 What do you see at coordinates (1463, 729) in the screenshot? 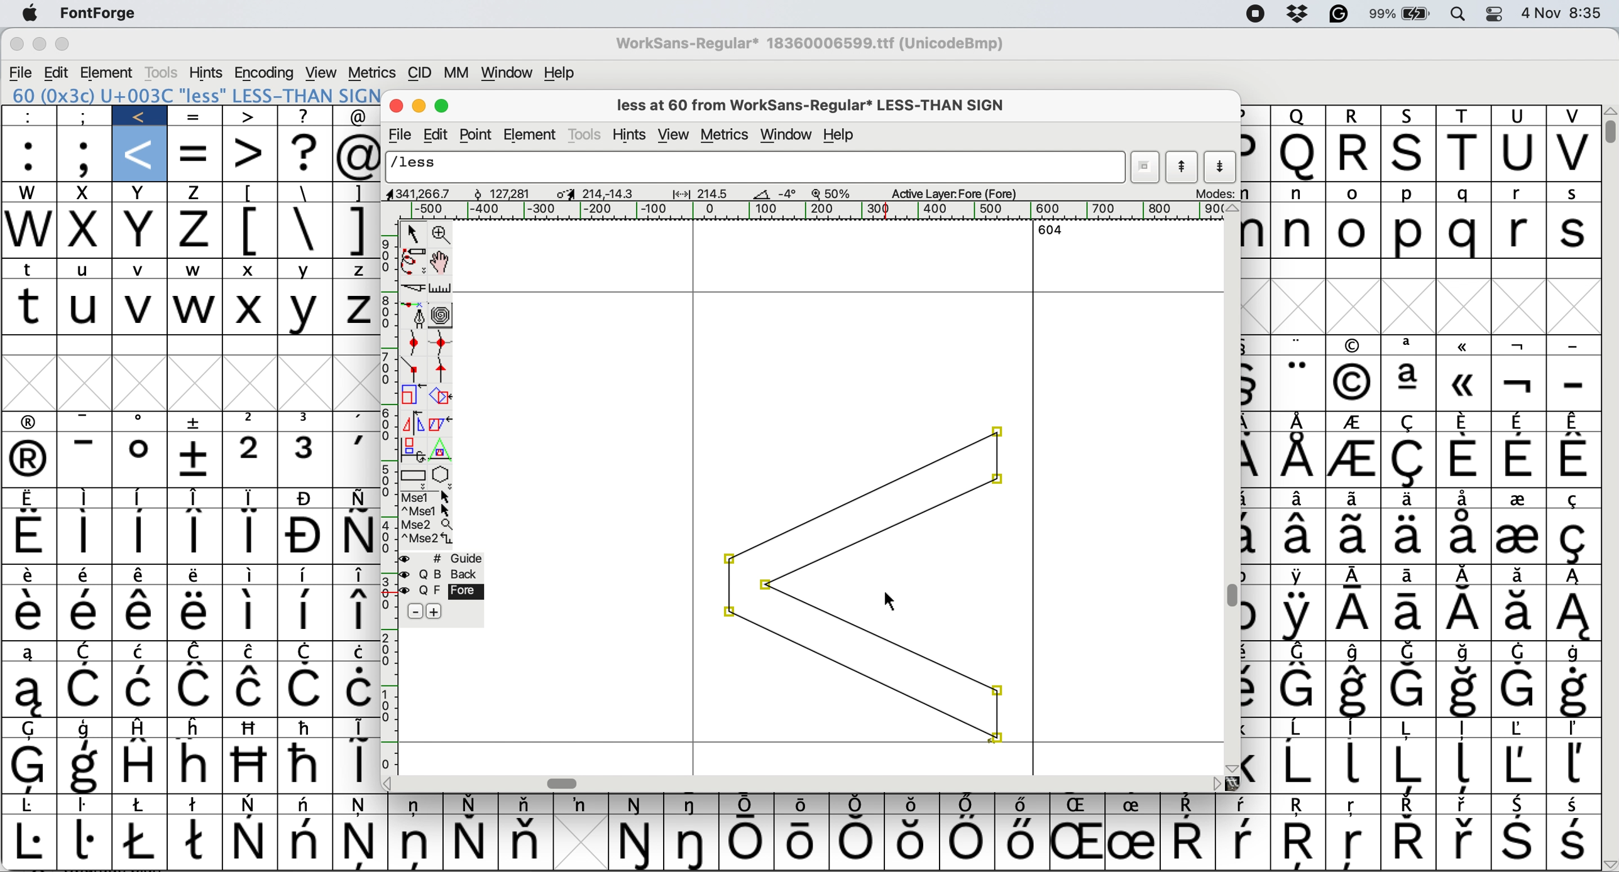
I see `Symbol` at bounding box center [1463, 729].